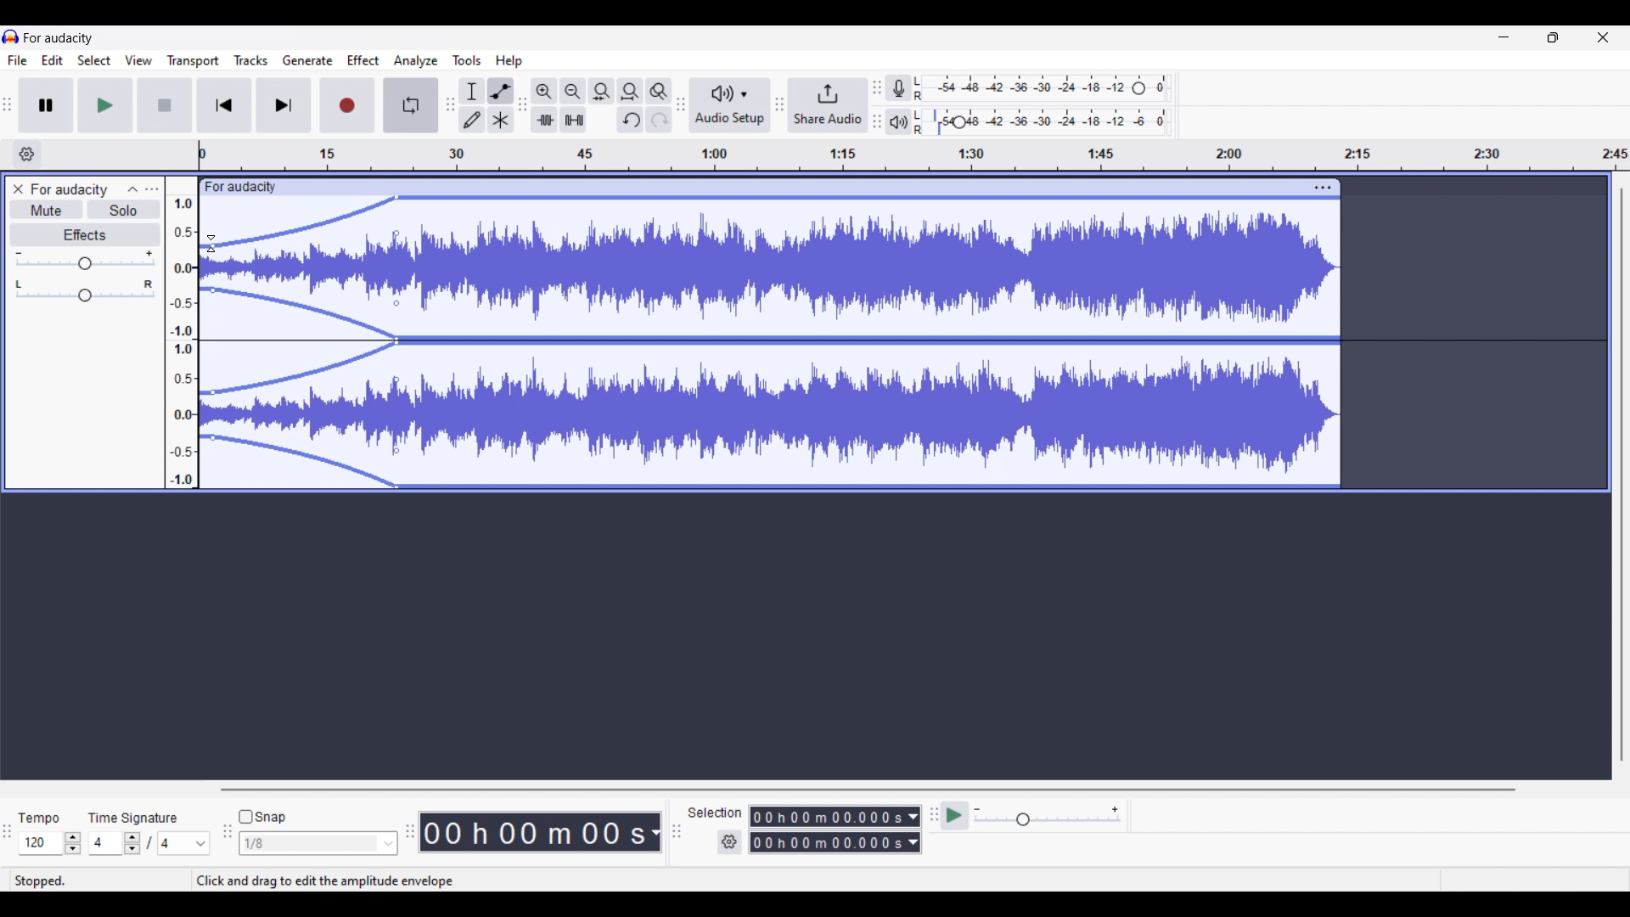 Image resolution: width=1630 pixels, height=917 pixels. I want to click on Current duration, so click(532, 832).